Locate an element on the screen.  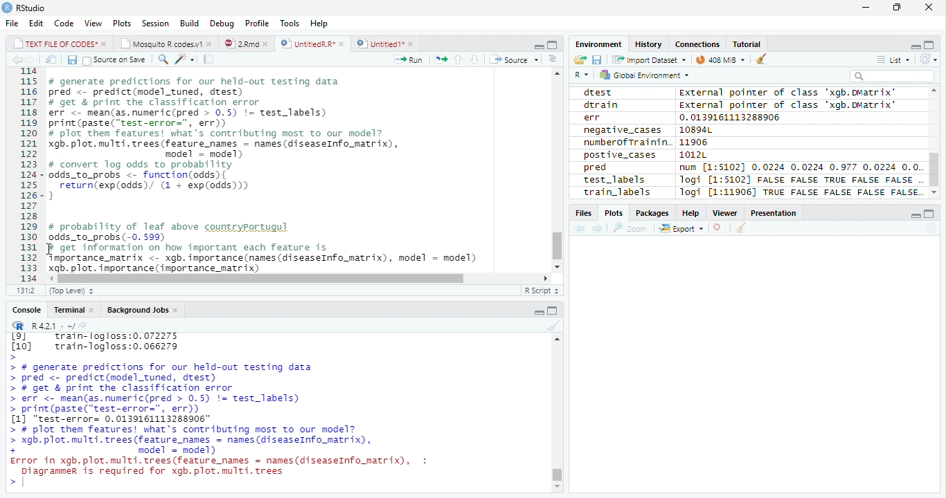
R Script is located at coordinates (542, 289).